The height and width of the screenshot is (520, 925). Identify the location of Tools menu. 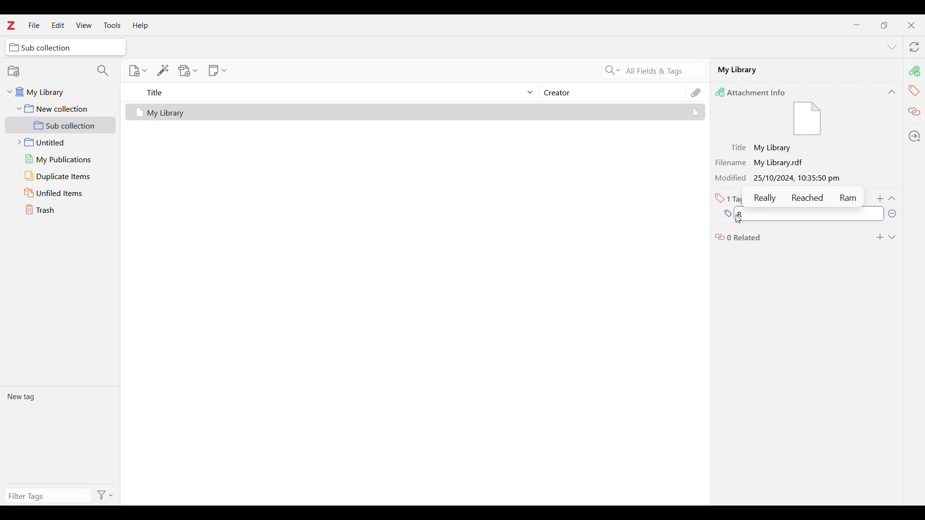
(112, 25).